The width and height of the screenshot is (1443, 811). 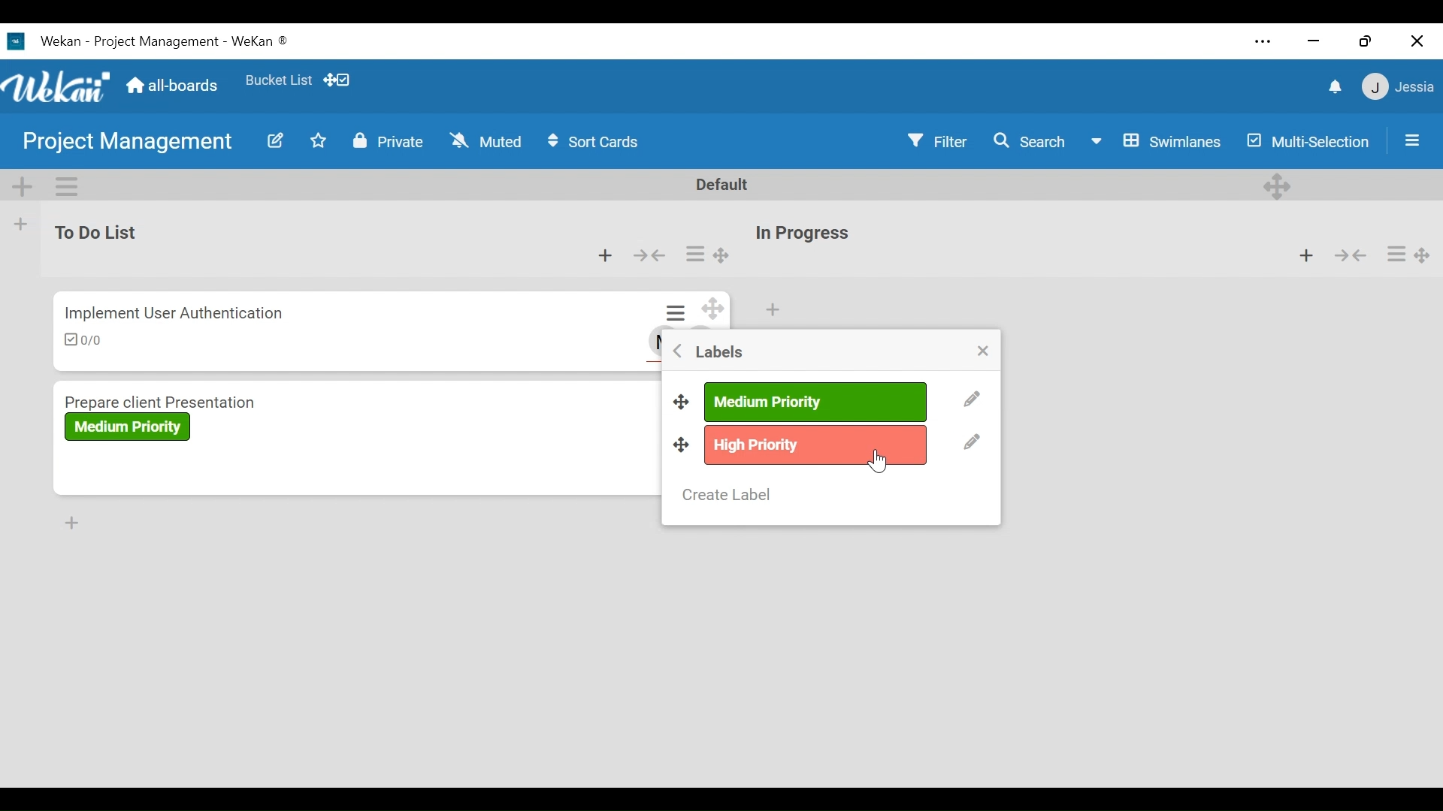 What do you see at coordinates (695, 254) in the screenshot?
I see `Card actions` at bounding box center [695, 254].